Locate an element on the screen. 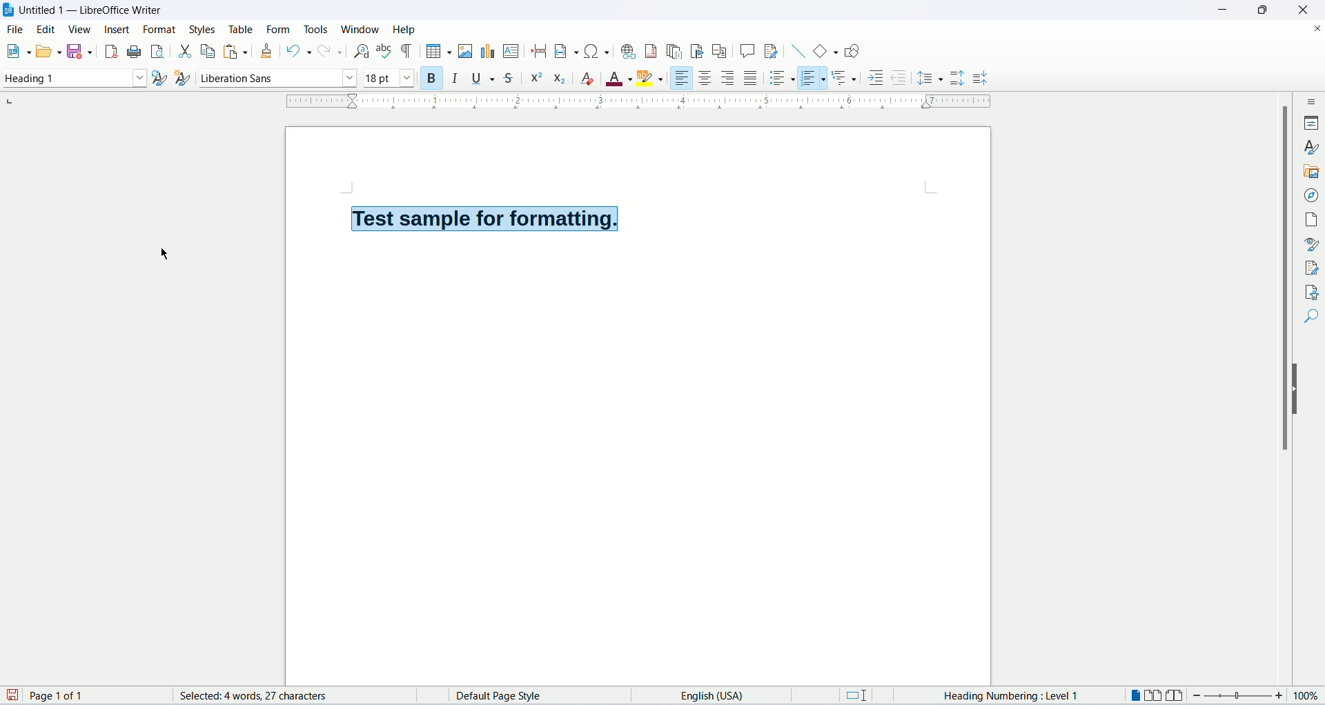 The image size is (1325, 705). insert textbox is located at coordinates (512, 51).